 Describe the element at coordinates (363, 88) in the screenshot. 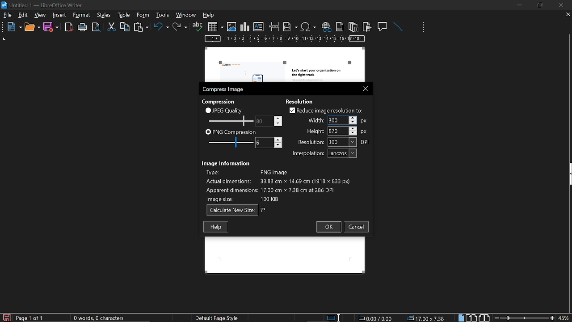

I see `close` at that location.